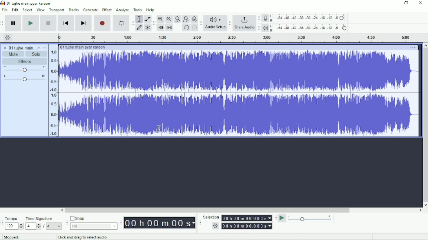  Describe the element at coordinates (138, 9) in the screenshot. I see `Tools` at that location.